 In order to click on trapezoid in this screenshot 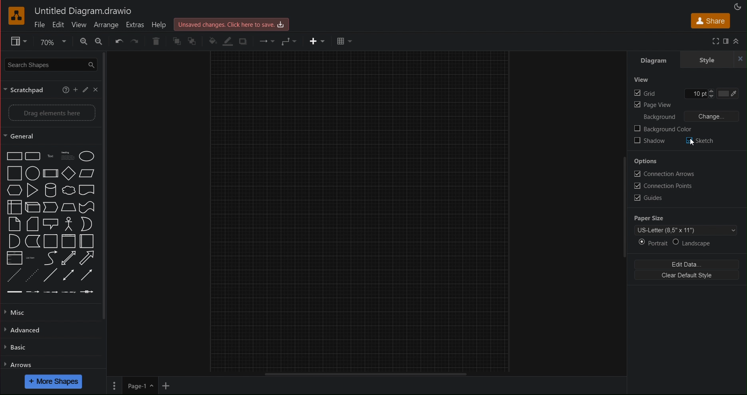, I will do `click(68, 207)`.